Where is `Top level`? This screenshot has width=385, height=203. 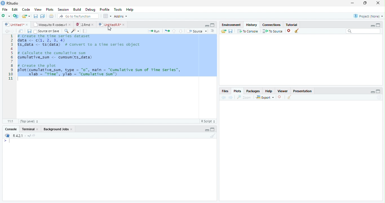
Top level is located at coordinates (29, 122).